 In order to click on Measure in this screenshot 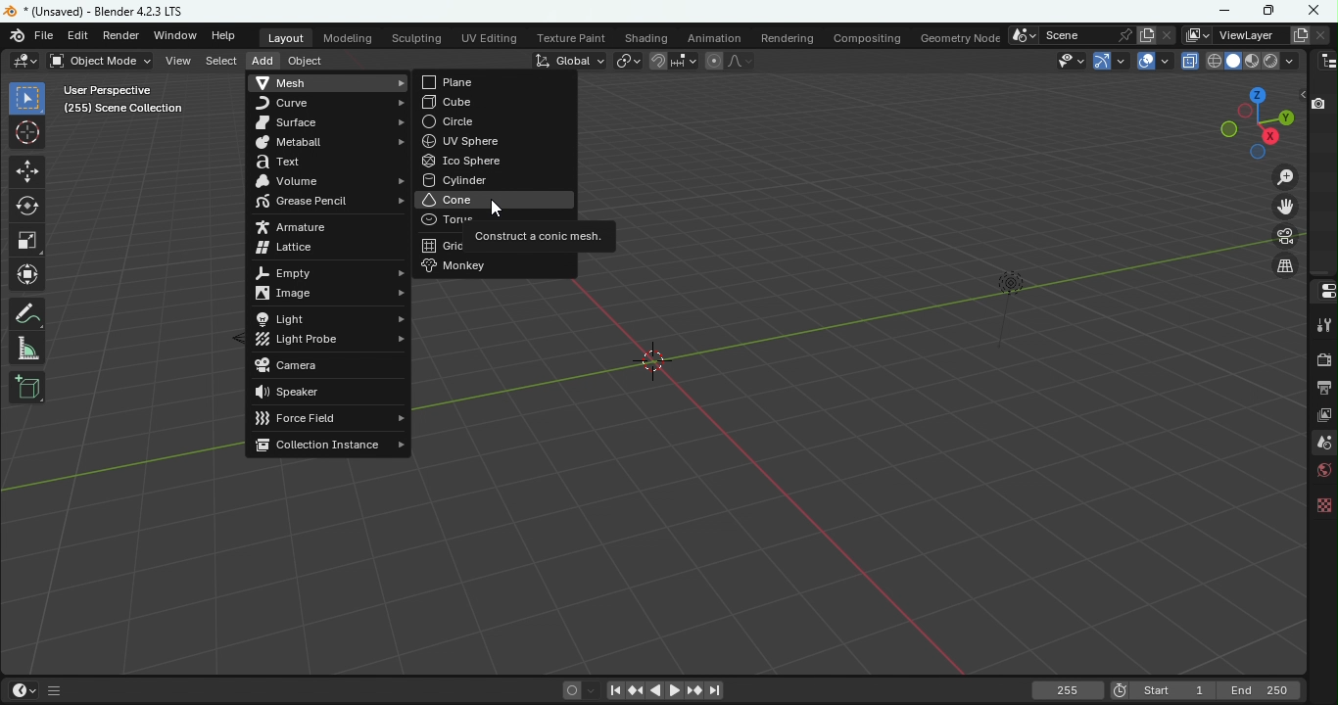, I will do `click(30, 347)`.